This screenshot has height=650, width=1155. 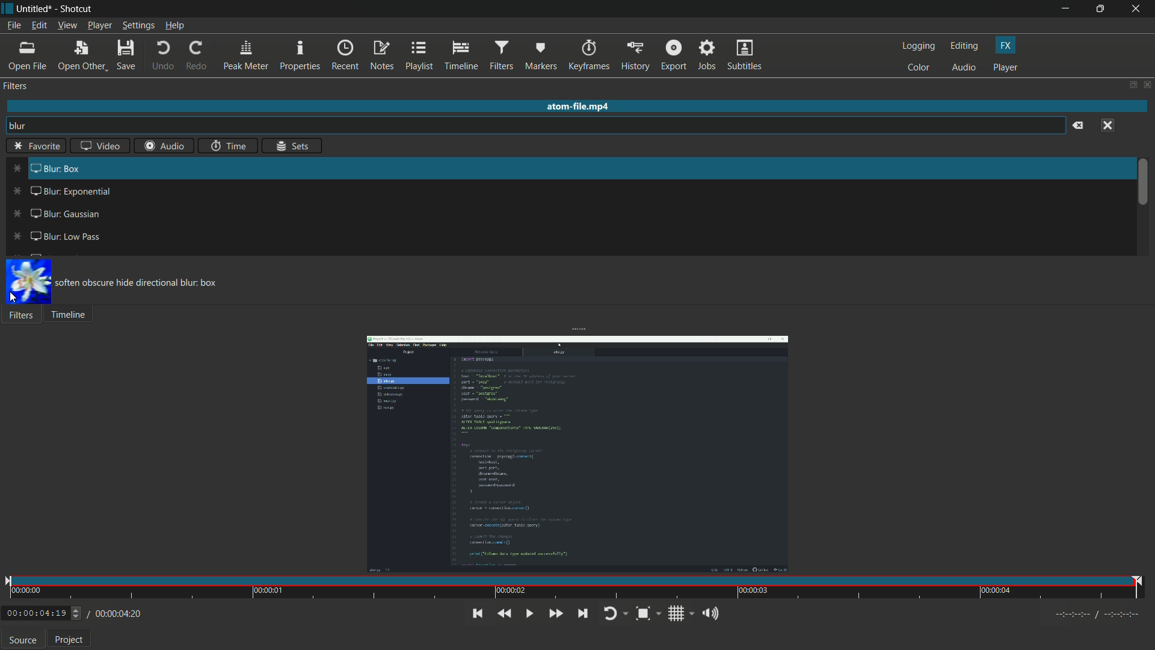 I want to click on markers, so click(x=540, y=58).